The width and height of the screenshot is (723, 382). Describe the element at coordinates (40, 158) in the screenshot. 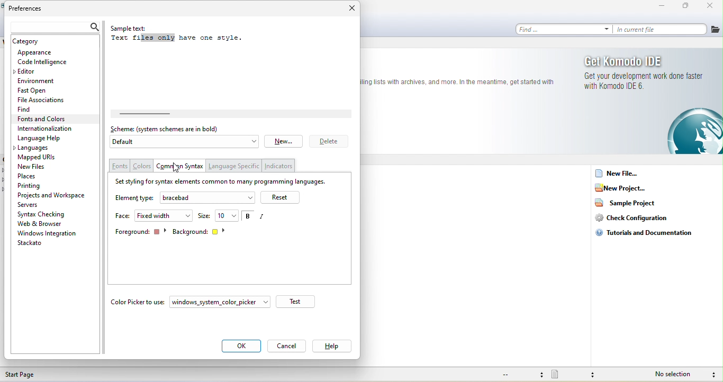

I see `mapped urls` at that location.